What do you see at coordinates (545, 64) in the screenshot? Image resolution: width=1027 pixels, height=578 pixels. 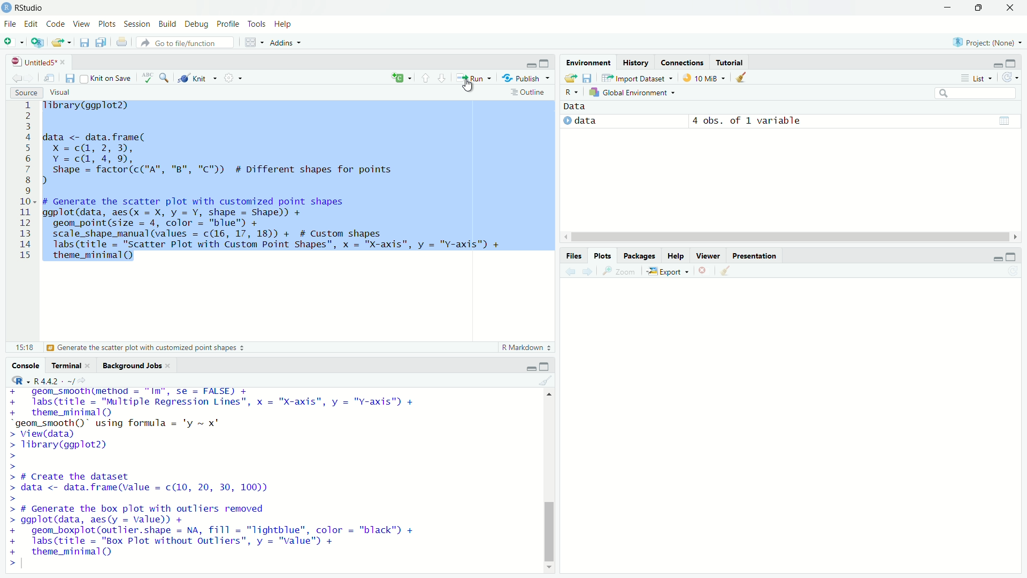 I see `maximize` at bounding box center [545, 64].